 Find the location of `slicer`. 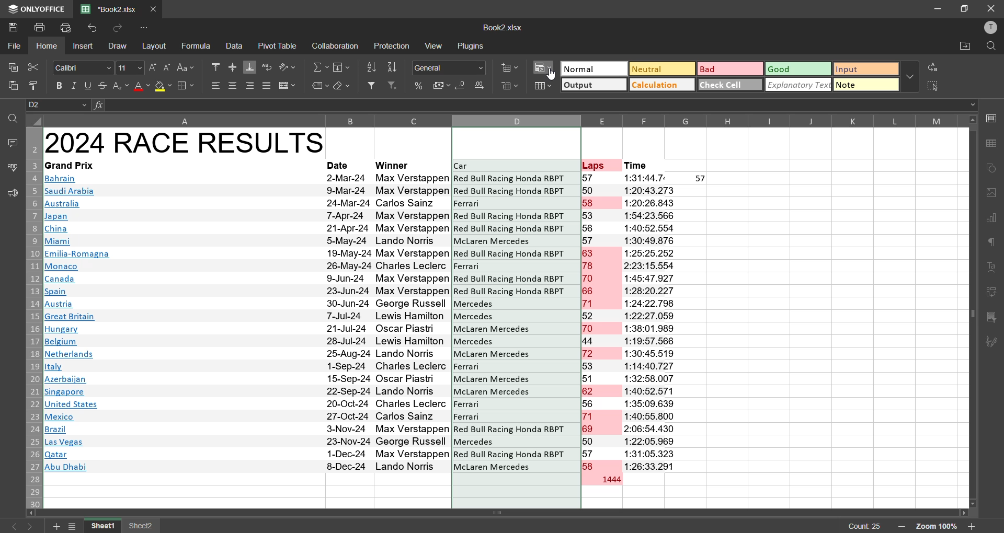

slicer is located at coordinates (992, 318).